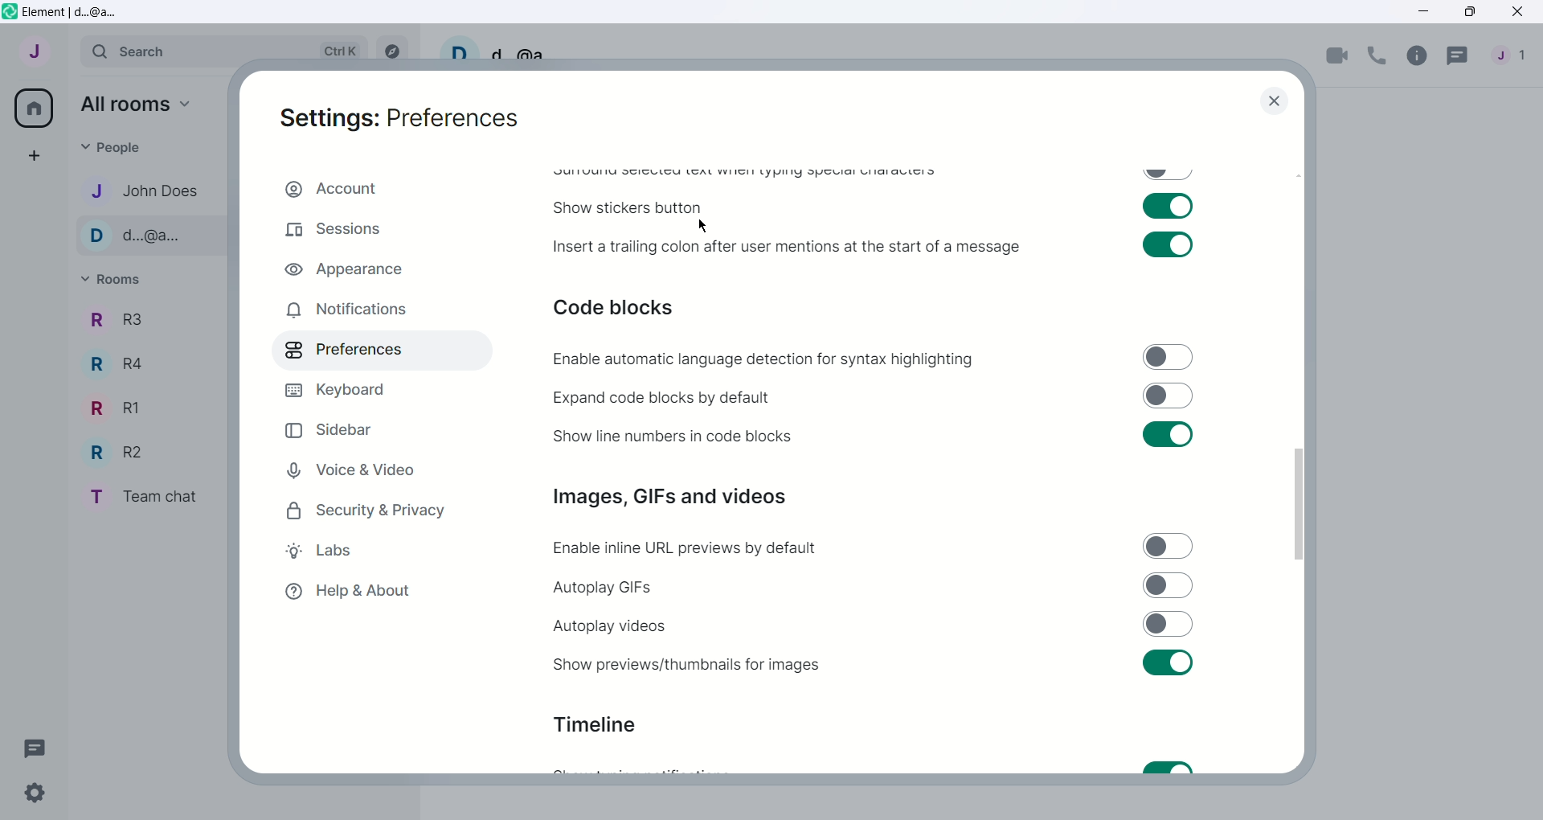  Describe the element at coordinates (627, 208) in the screenshot. I see `Show stickers button` at that location.